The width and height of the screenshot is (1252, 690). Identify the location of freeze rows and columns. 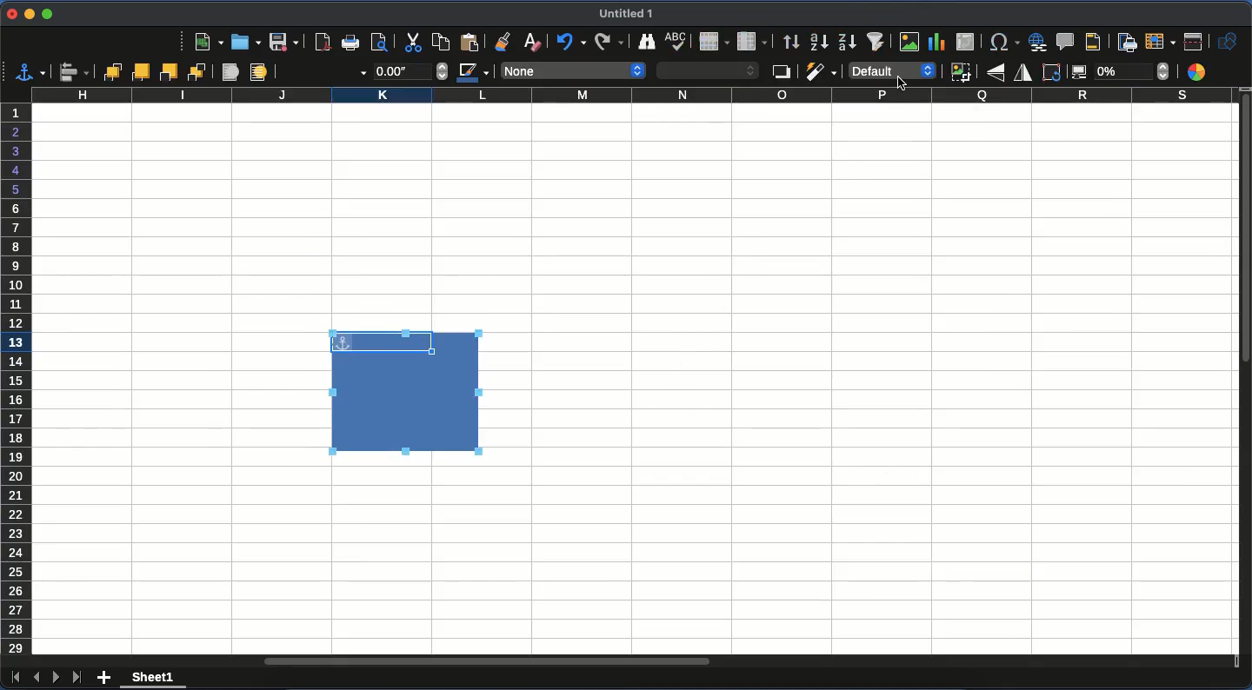
(1160, 41).